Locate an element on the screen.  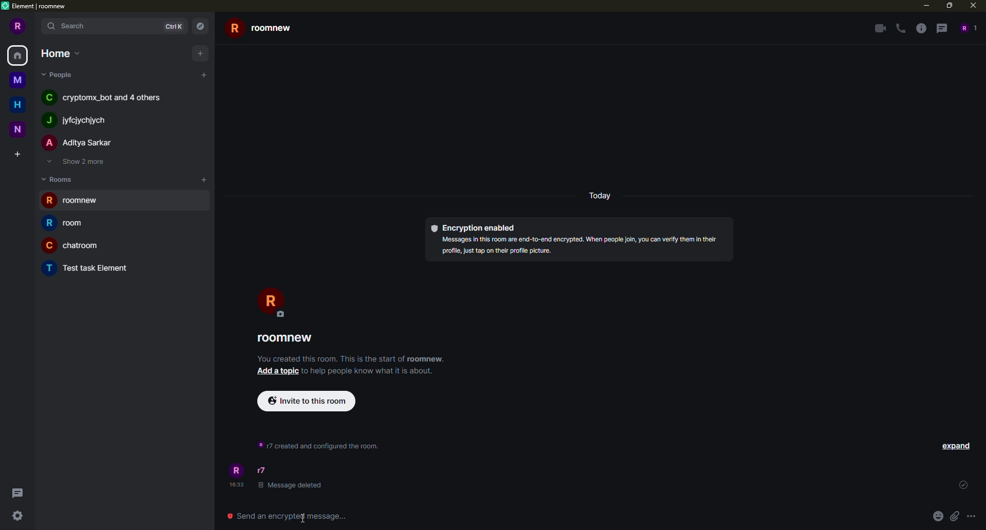
voice call is located at coordinates (899, 29).